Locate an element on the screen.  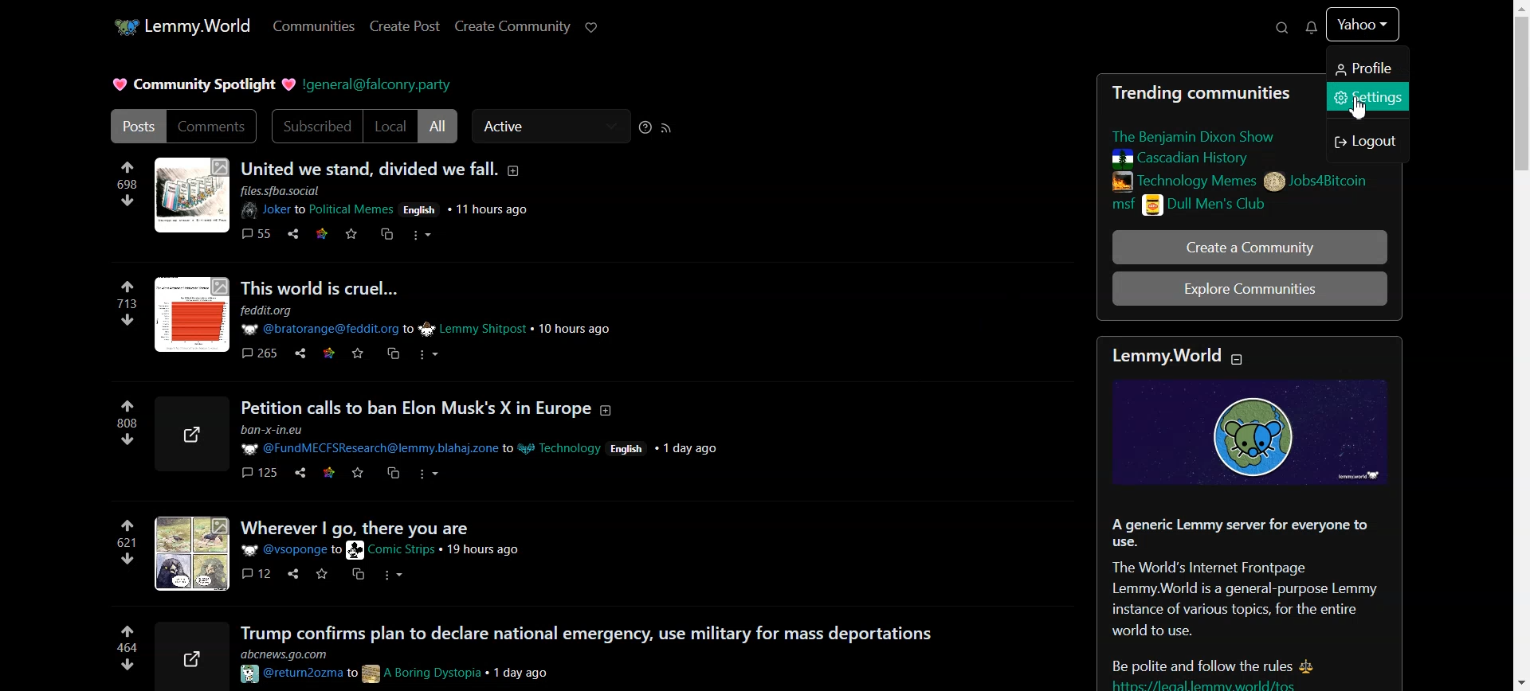
user id is located at coordinates (334, 551).